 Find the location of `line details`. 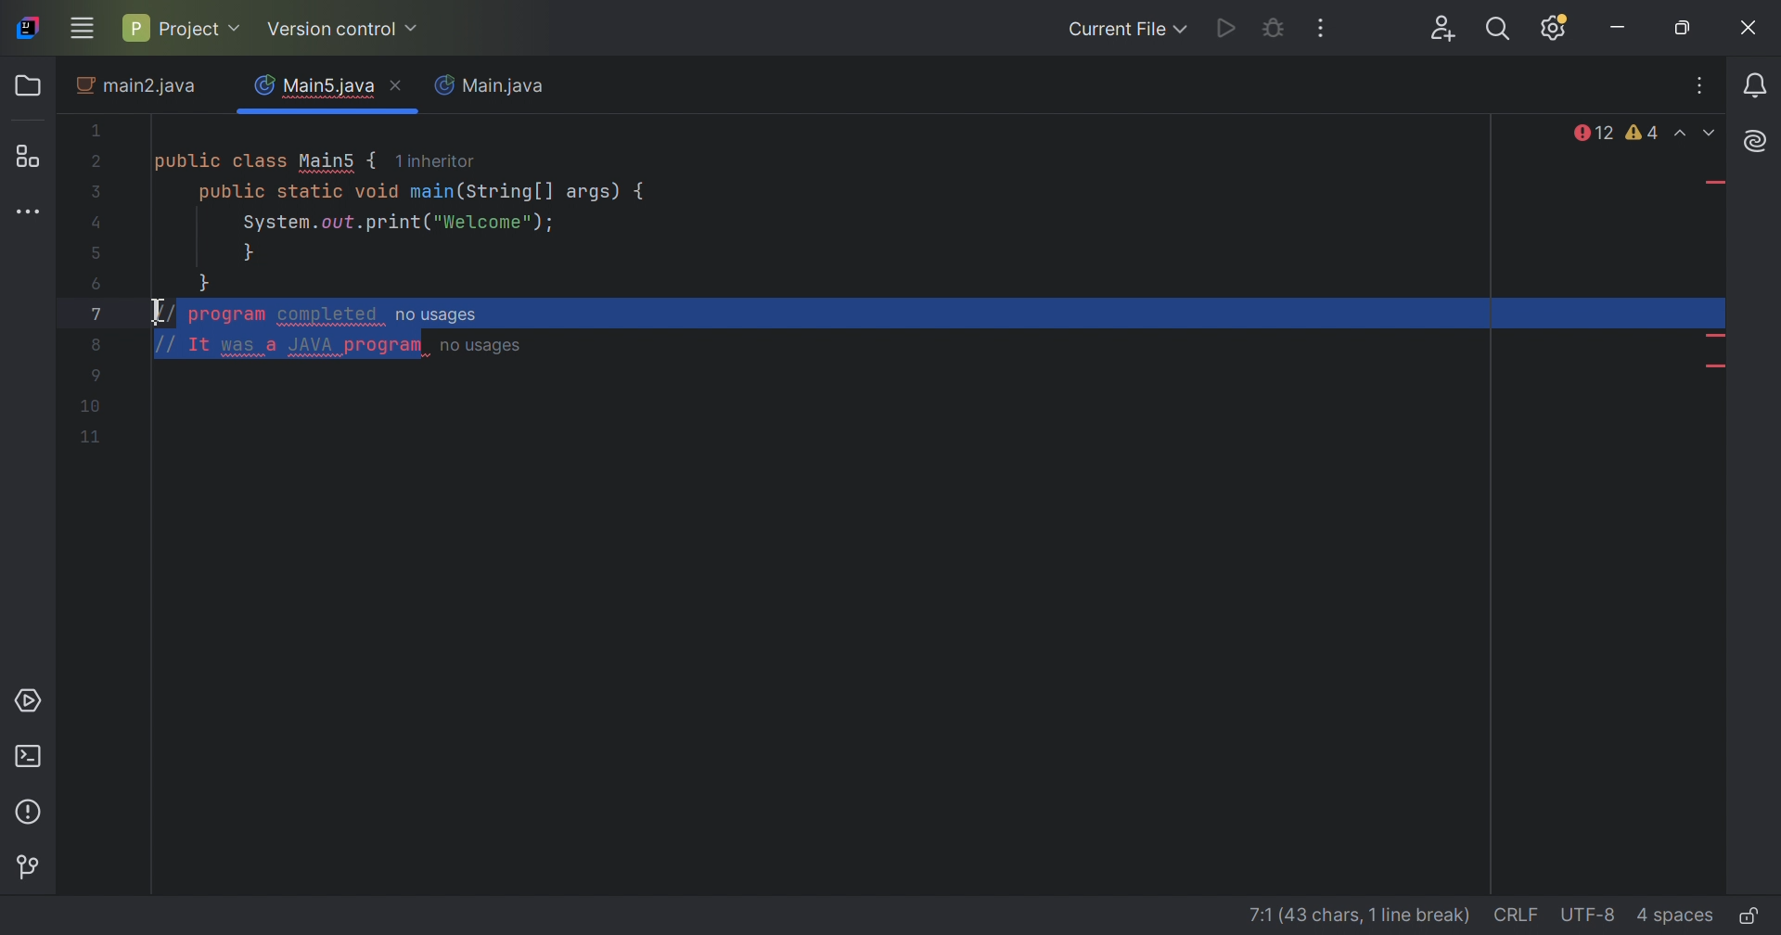

line details is located at coordinates (1344, 912).